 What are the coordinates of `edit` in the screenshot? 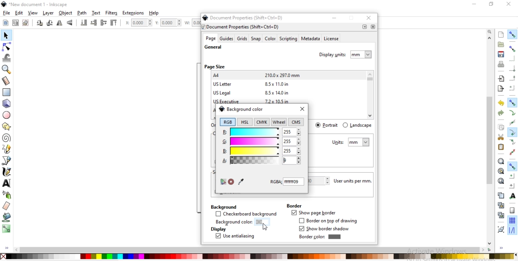 It's located at (19, 13).